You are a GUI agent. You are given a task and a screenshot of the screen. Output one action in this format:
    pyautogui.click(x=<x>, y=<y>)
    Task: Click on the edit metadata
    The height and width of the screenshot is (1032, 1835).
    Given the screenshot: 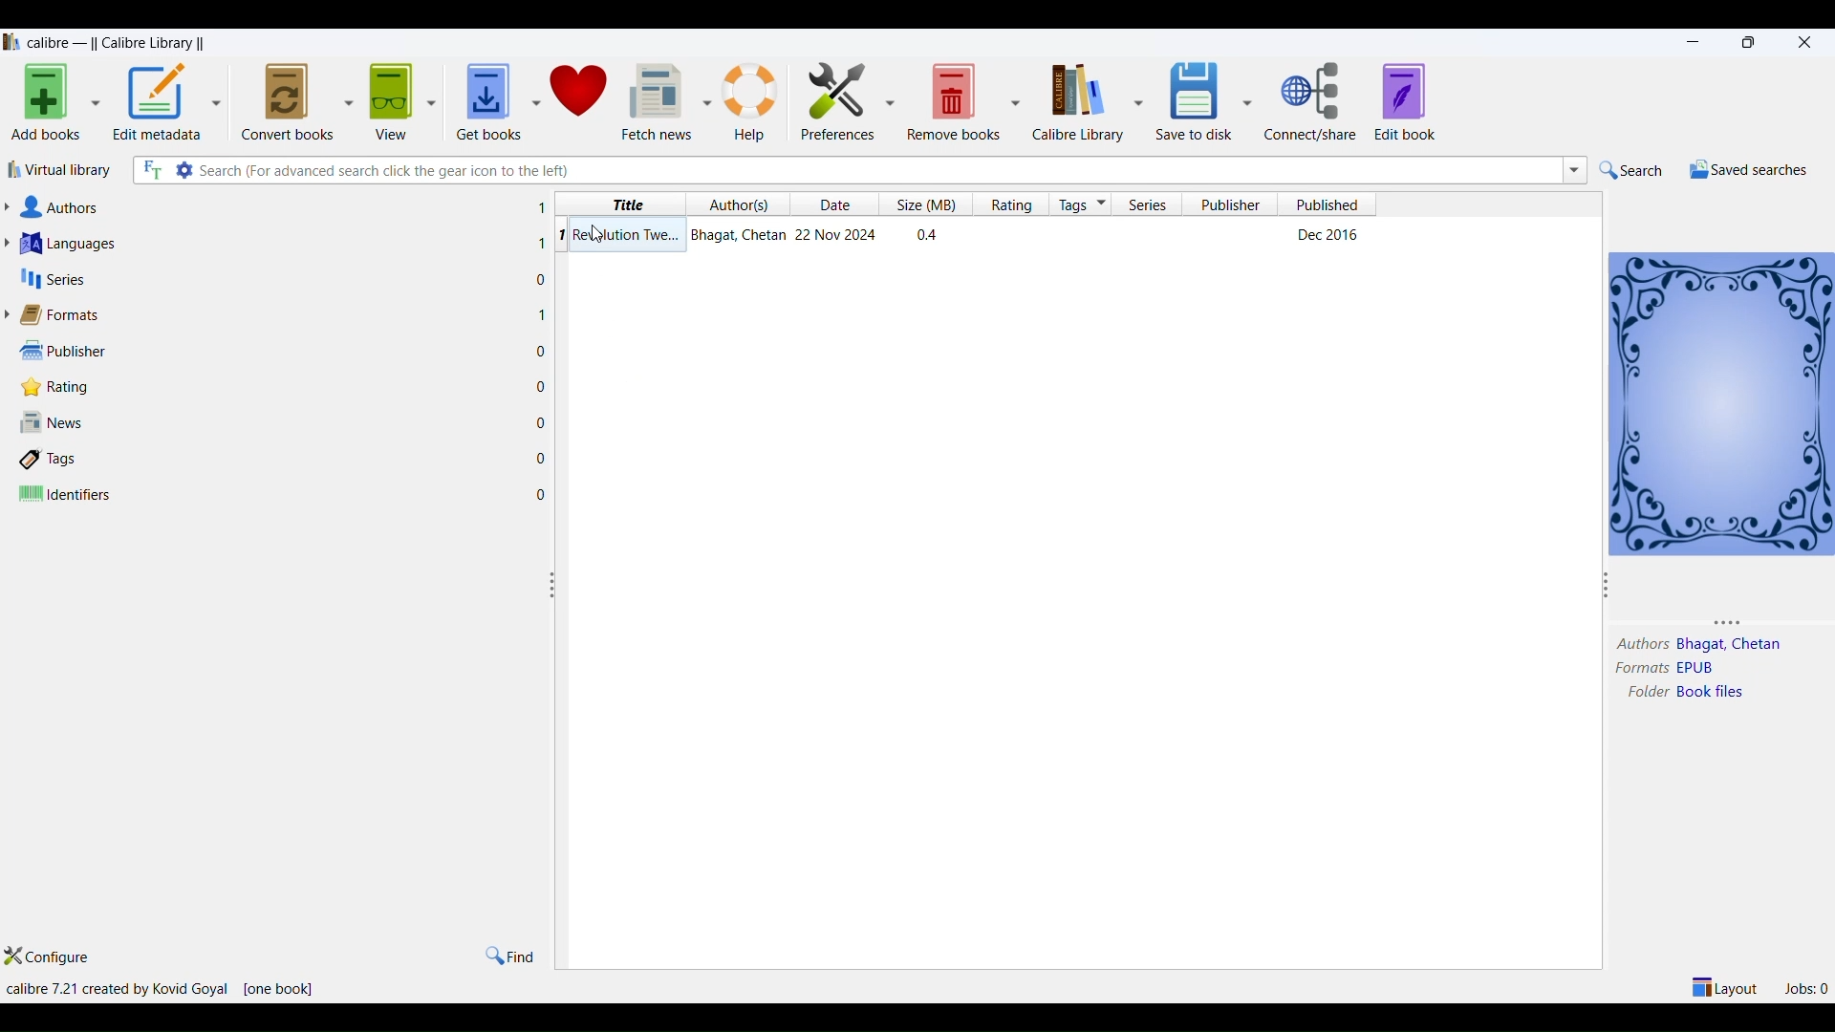 What is the action you would take?
    pyautogui.click(x=159, y=101)
    